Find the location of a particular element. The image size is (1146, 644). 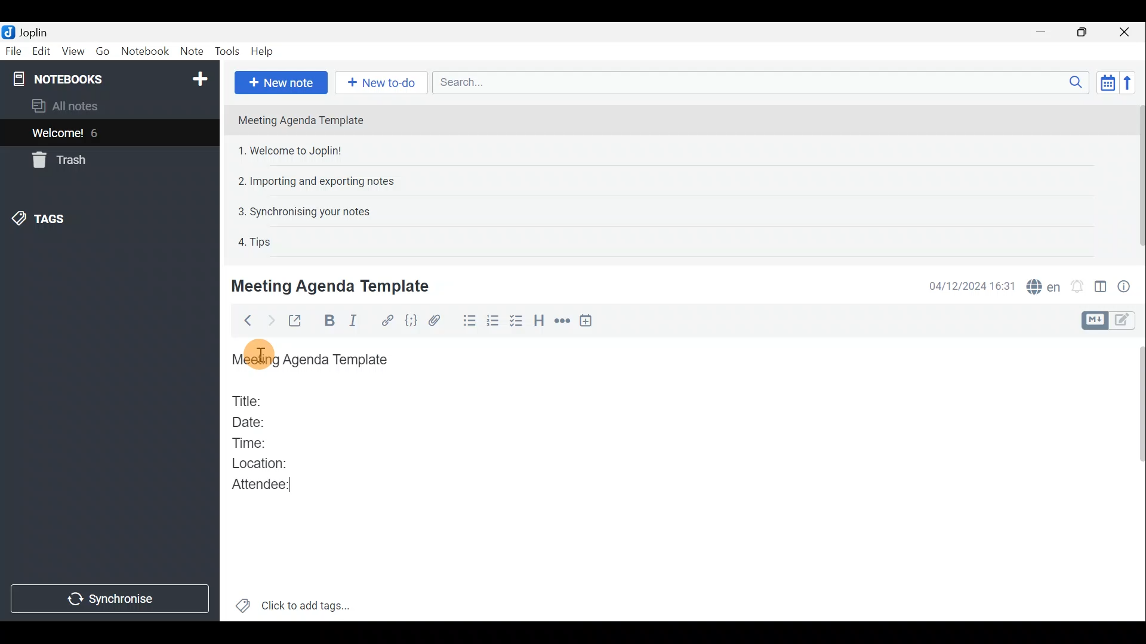

Attendee: is located at coordinates (270, 487).